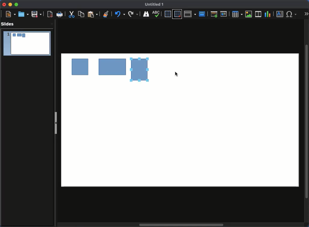 This screenshot has width=309, height=227. Describe the element at coordinates (214, 15) in the screenshot. I see `Start from first slide` at that location.